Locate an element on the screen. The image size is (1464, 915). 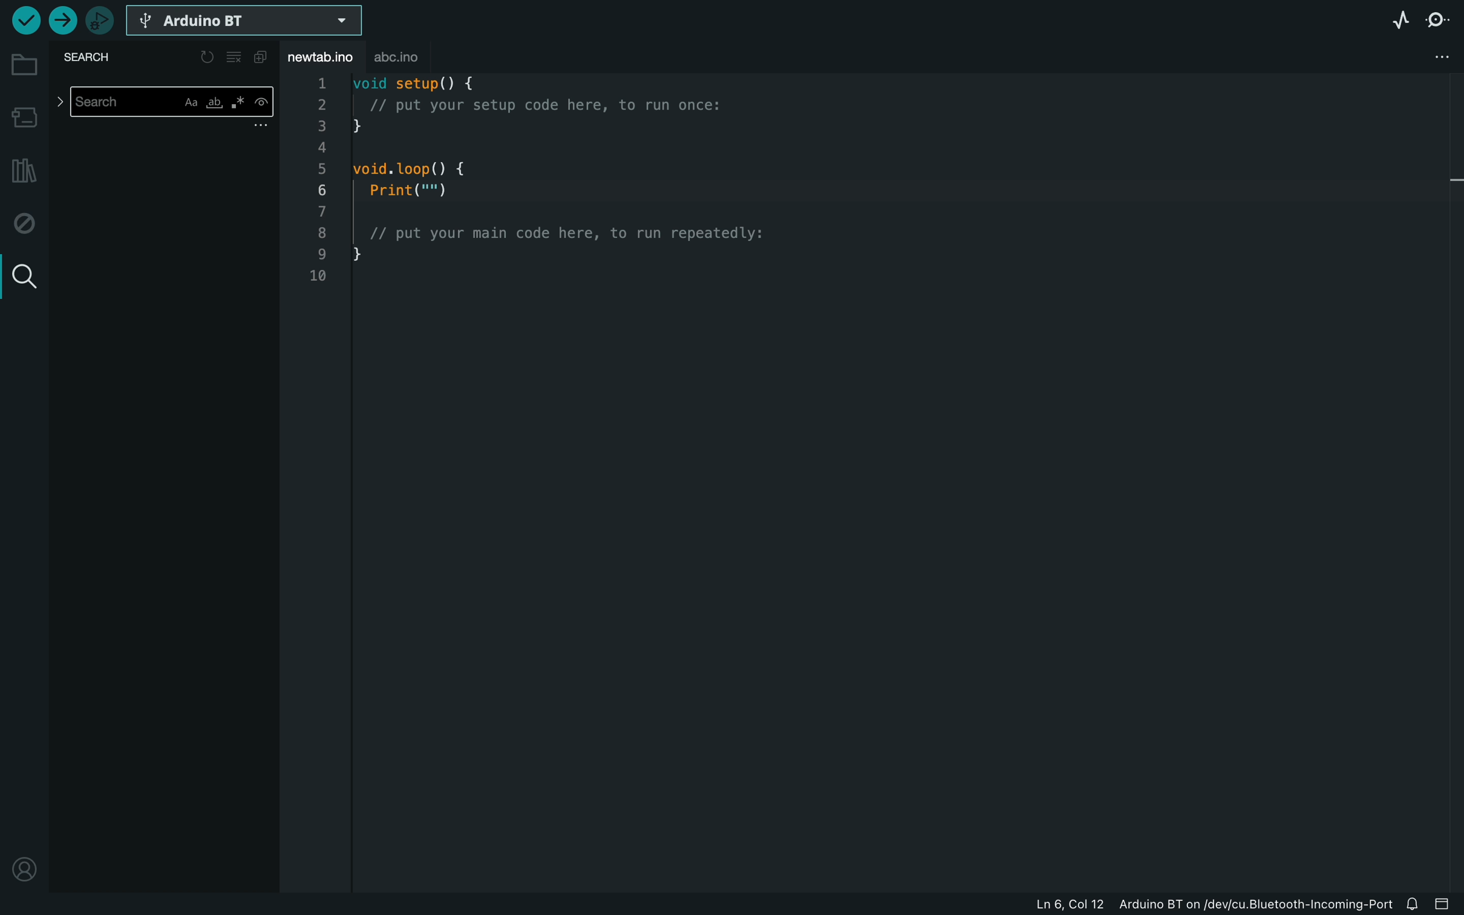
debug is located at coordinates (26, 223).